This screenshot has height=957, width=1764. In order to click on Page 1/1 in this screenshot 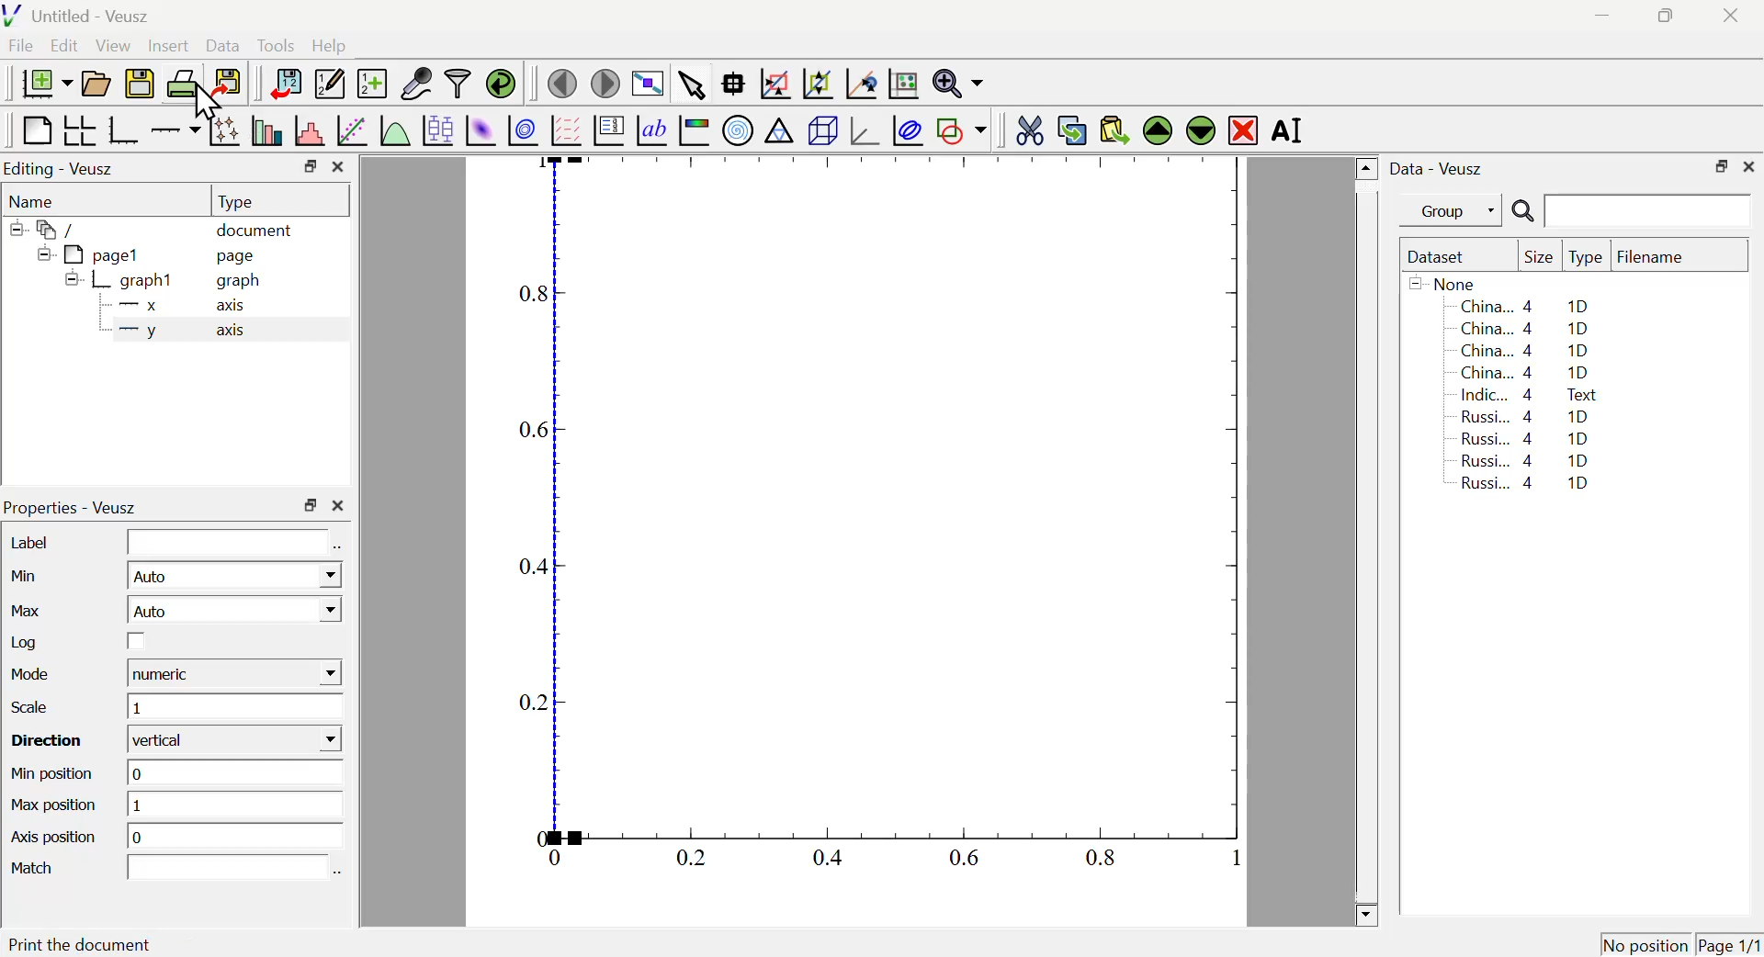, I will do `click(1727, 944)`.